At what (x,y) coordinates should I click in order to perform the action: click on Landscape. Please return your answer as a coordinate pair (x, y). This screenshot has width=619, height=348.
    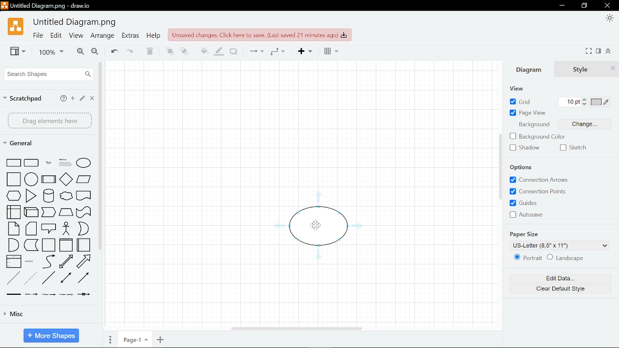
    Looking at the image, I should click on (578, 257).